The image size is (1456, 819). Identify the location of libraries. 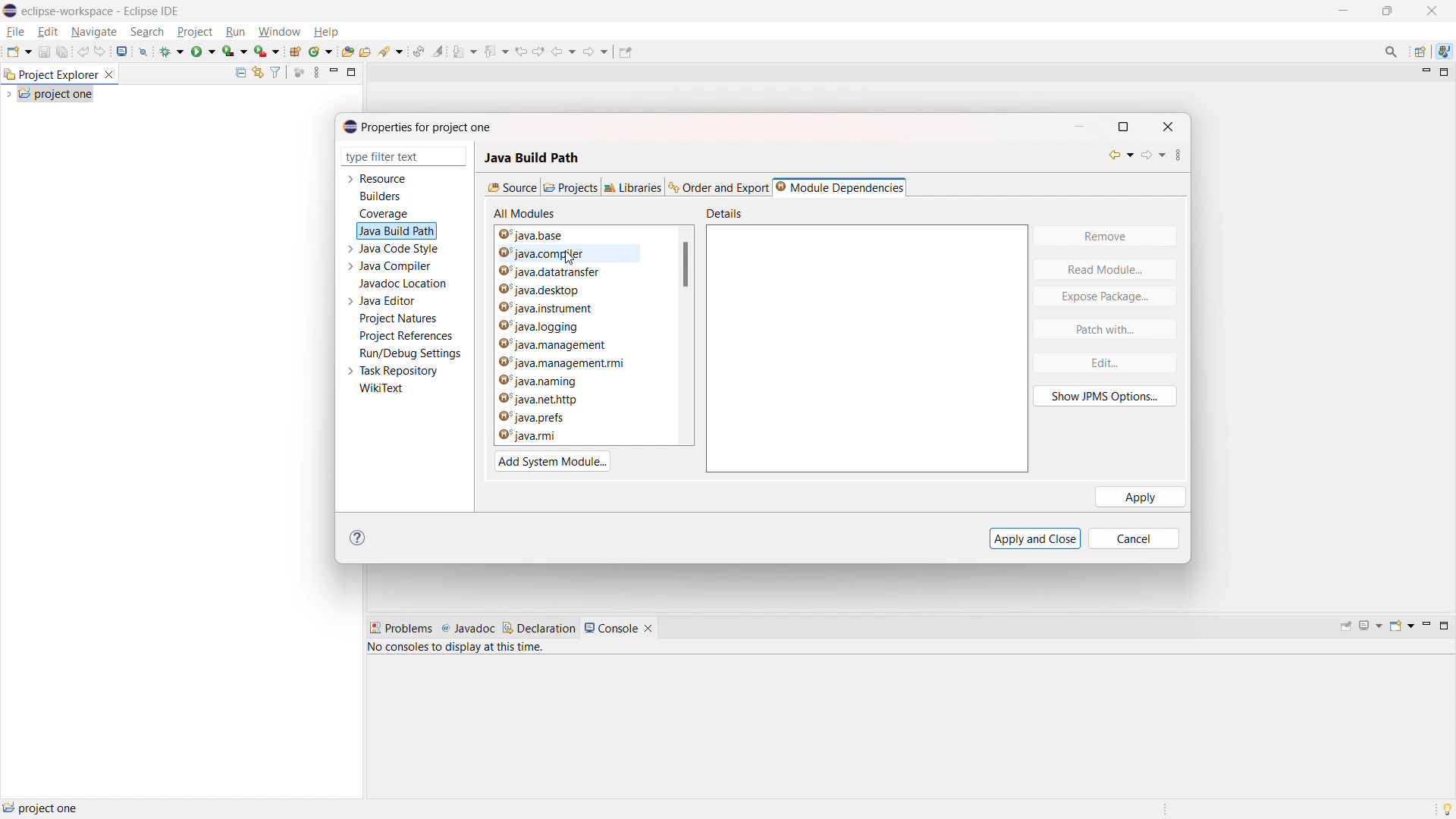
(634, 187).